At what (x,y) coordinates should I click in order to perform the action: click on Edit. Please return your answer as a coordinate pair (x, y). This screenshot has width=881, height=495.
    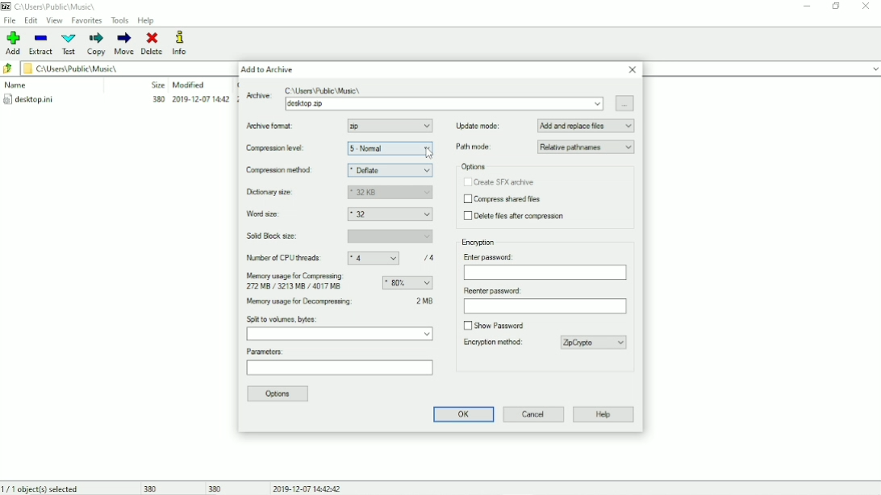
    Looking at the image, I should click on (31, 20).